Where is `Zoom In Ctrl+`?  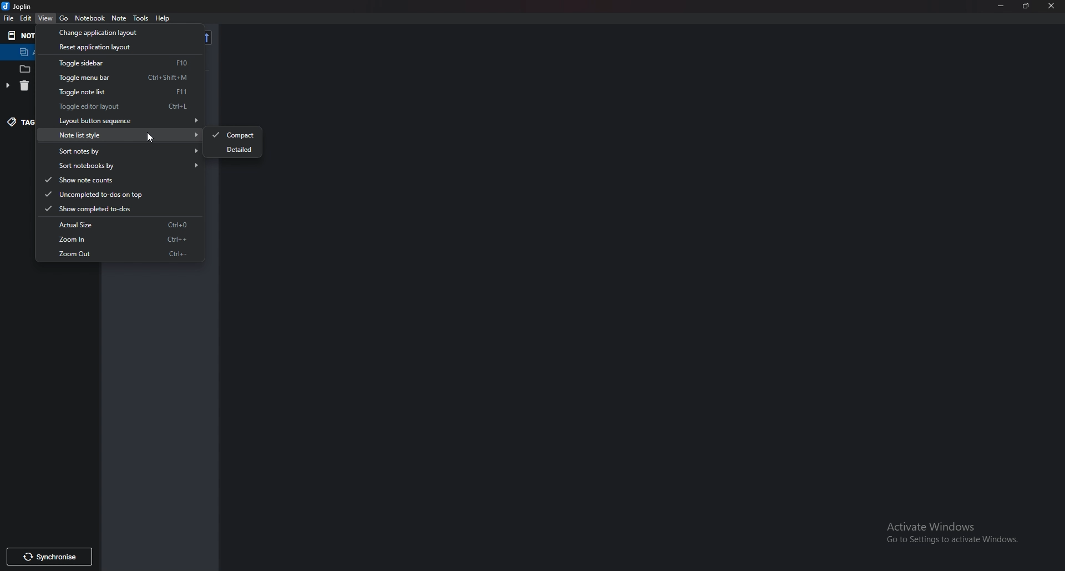 Zoom In Ctrl+ is located at coordinates (131, 238).